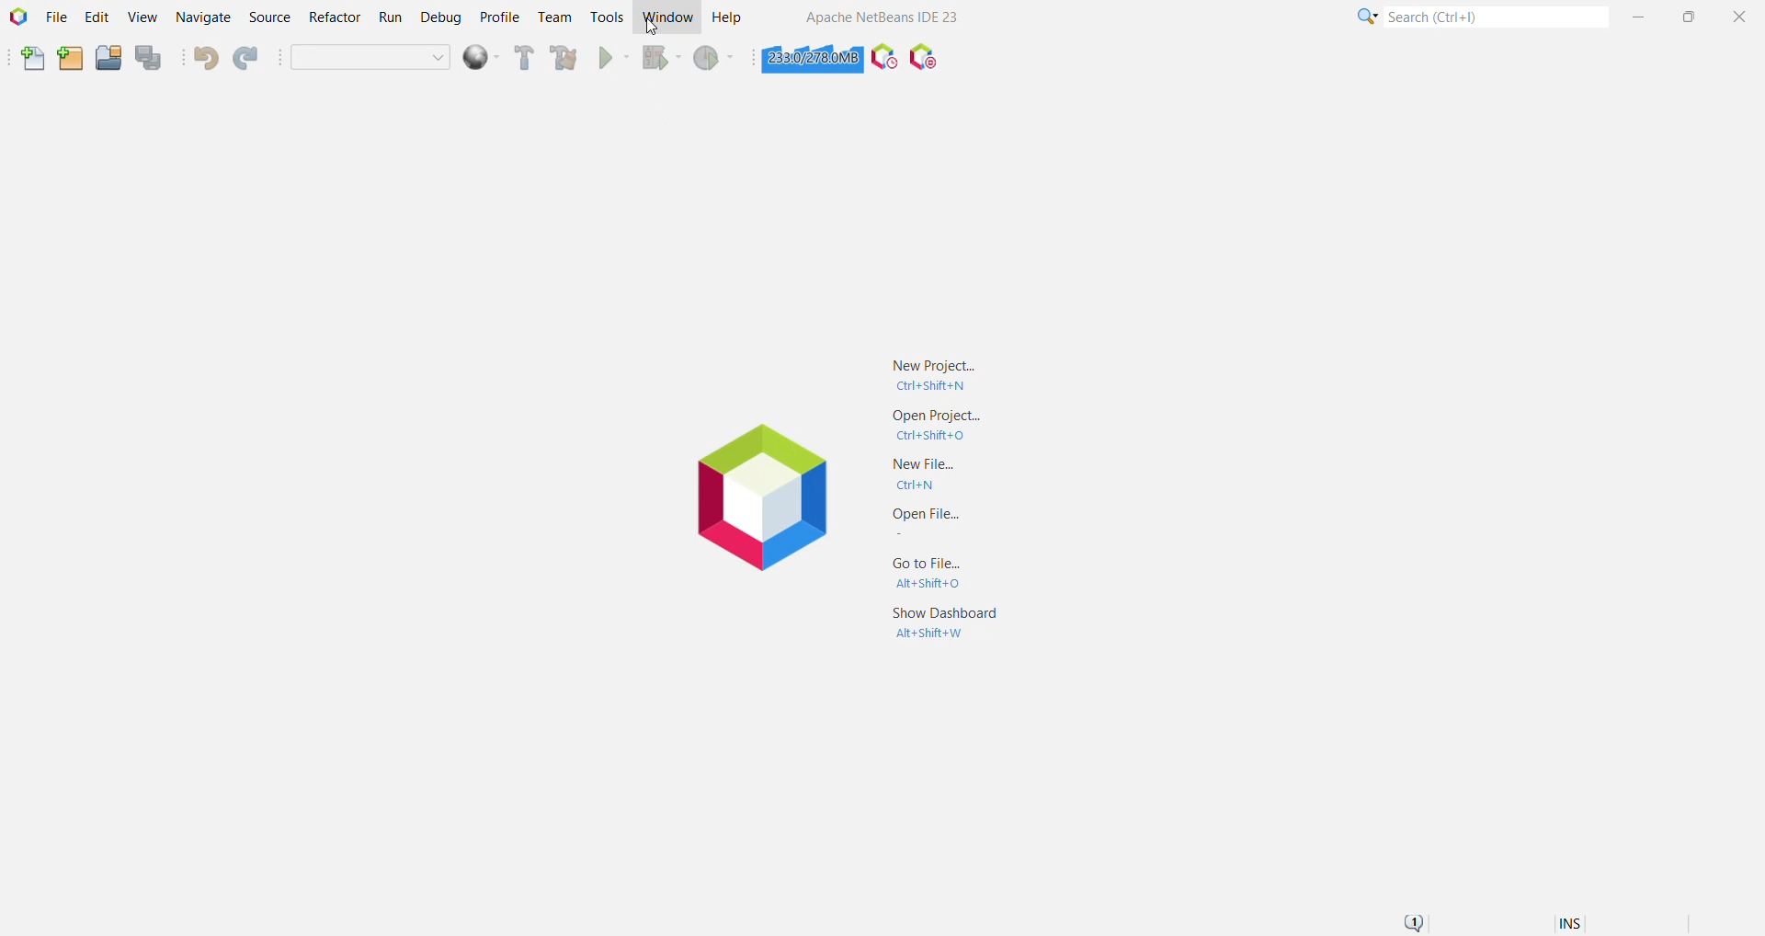 This screenshot has width=1765, height=936. What do you see at coordinates (389, 18) in the screenshot?
I see `Run` at bounding box center [389, 18].